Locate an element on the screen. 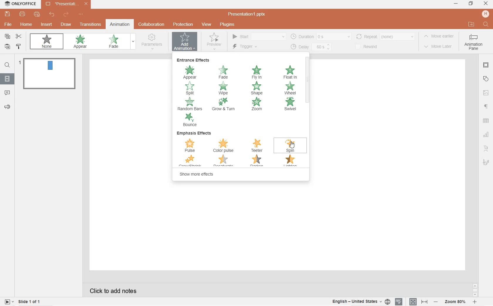 The width and height of the screenshot is (493, 306). set text or document language is located at coordinates (418, 302).